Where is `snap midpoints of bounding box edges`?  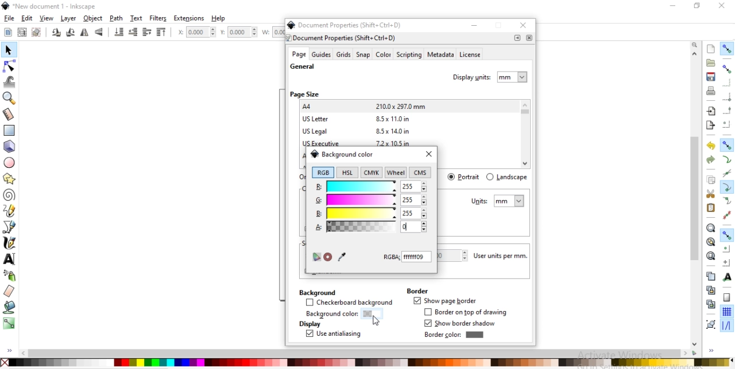 snap midpoints of bounding box edges is located at coordinates (728, 111).